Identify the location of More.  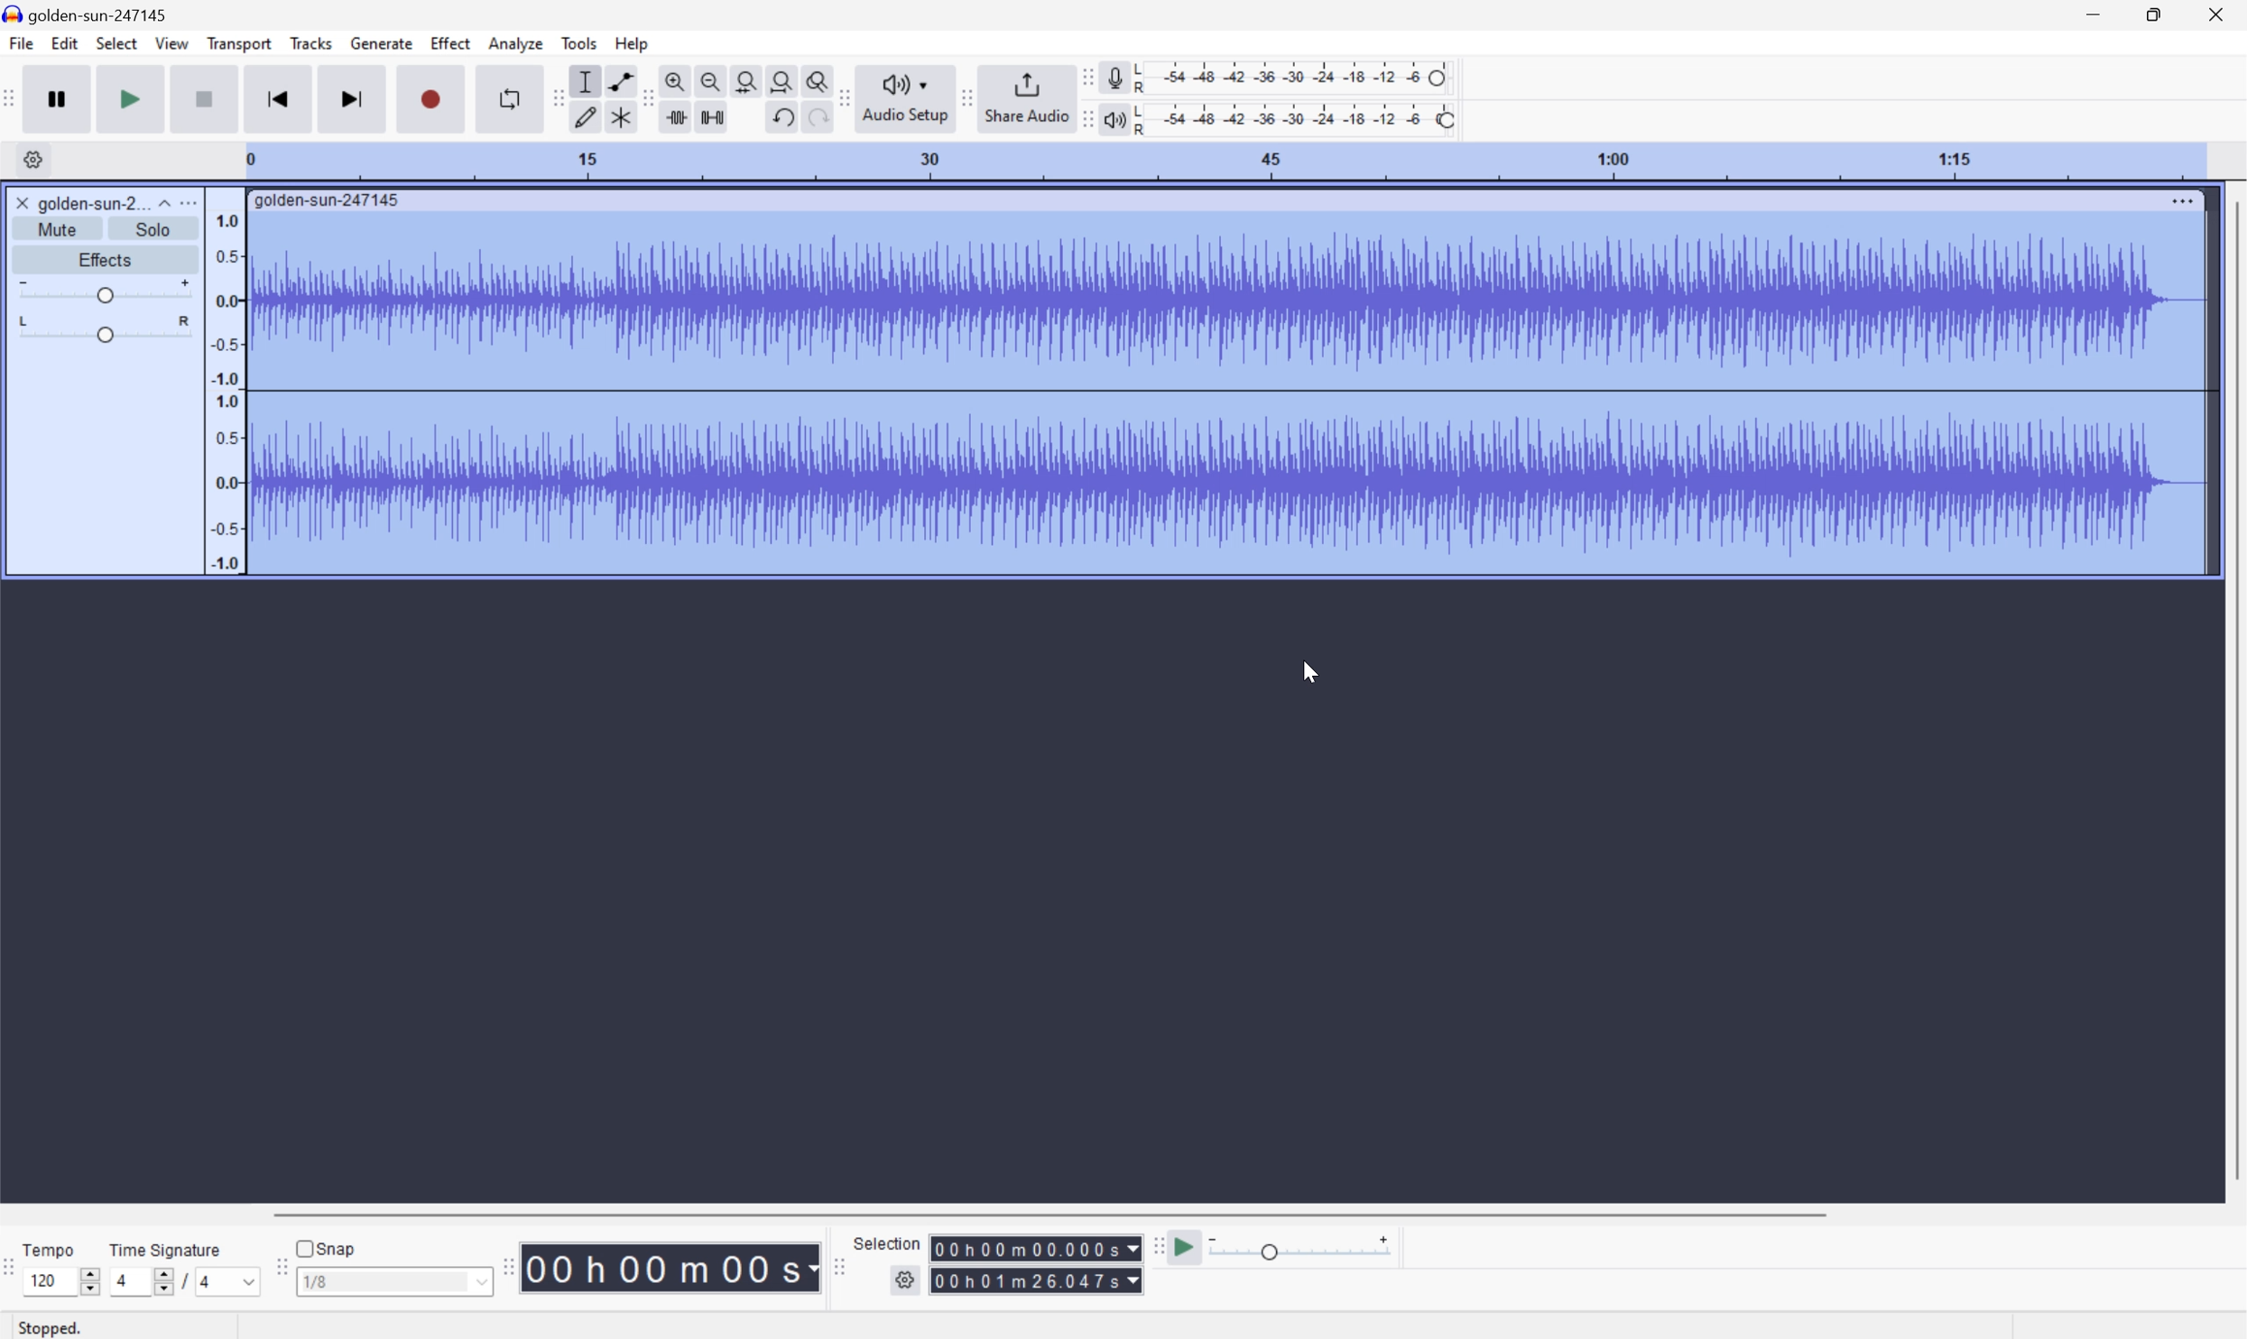
(2179, 199).